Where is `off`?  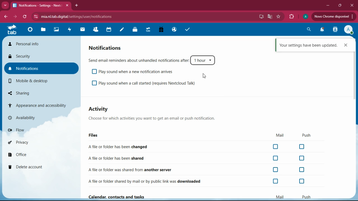 off is located at coordinates (302, 158).